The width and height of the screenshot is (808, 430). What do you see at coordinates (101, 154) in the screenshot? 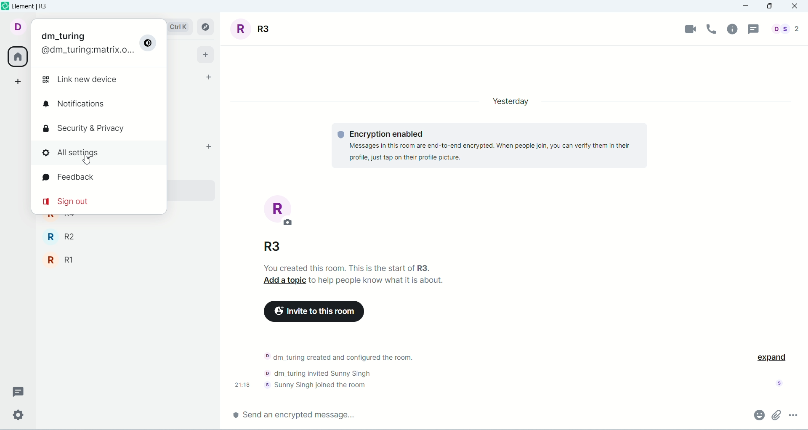
I see `all settings` at bounding box center [101, 154].